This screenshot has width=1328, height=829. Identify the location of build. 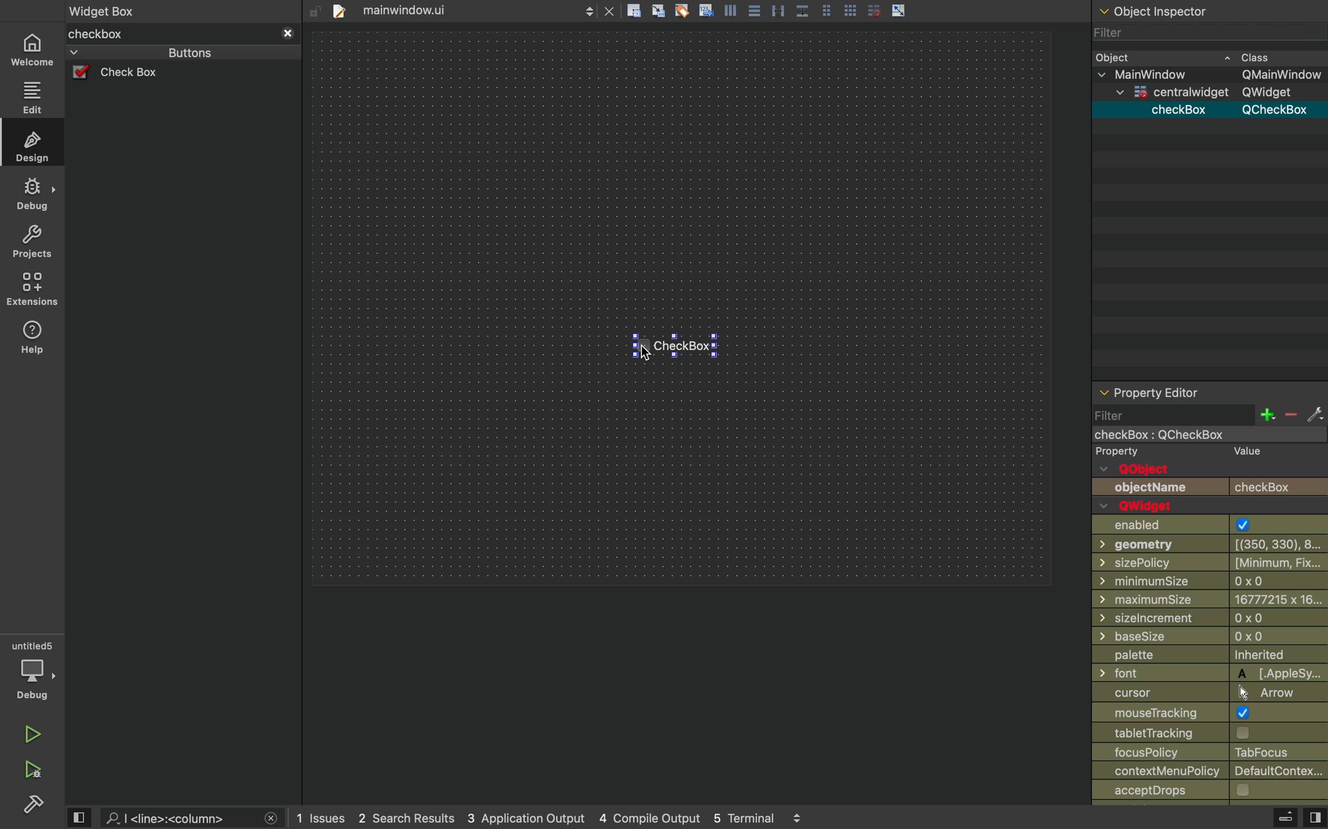
(33, 808).